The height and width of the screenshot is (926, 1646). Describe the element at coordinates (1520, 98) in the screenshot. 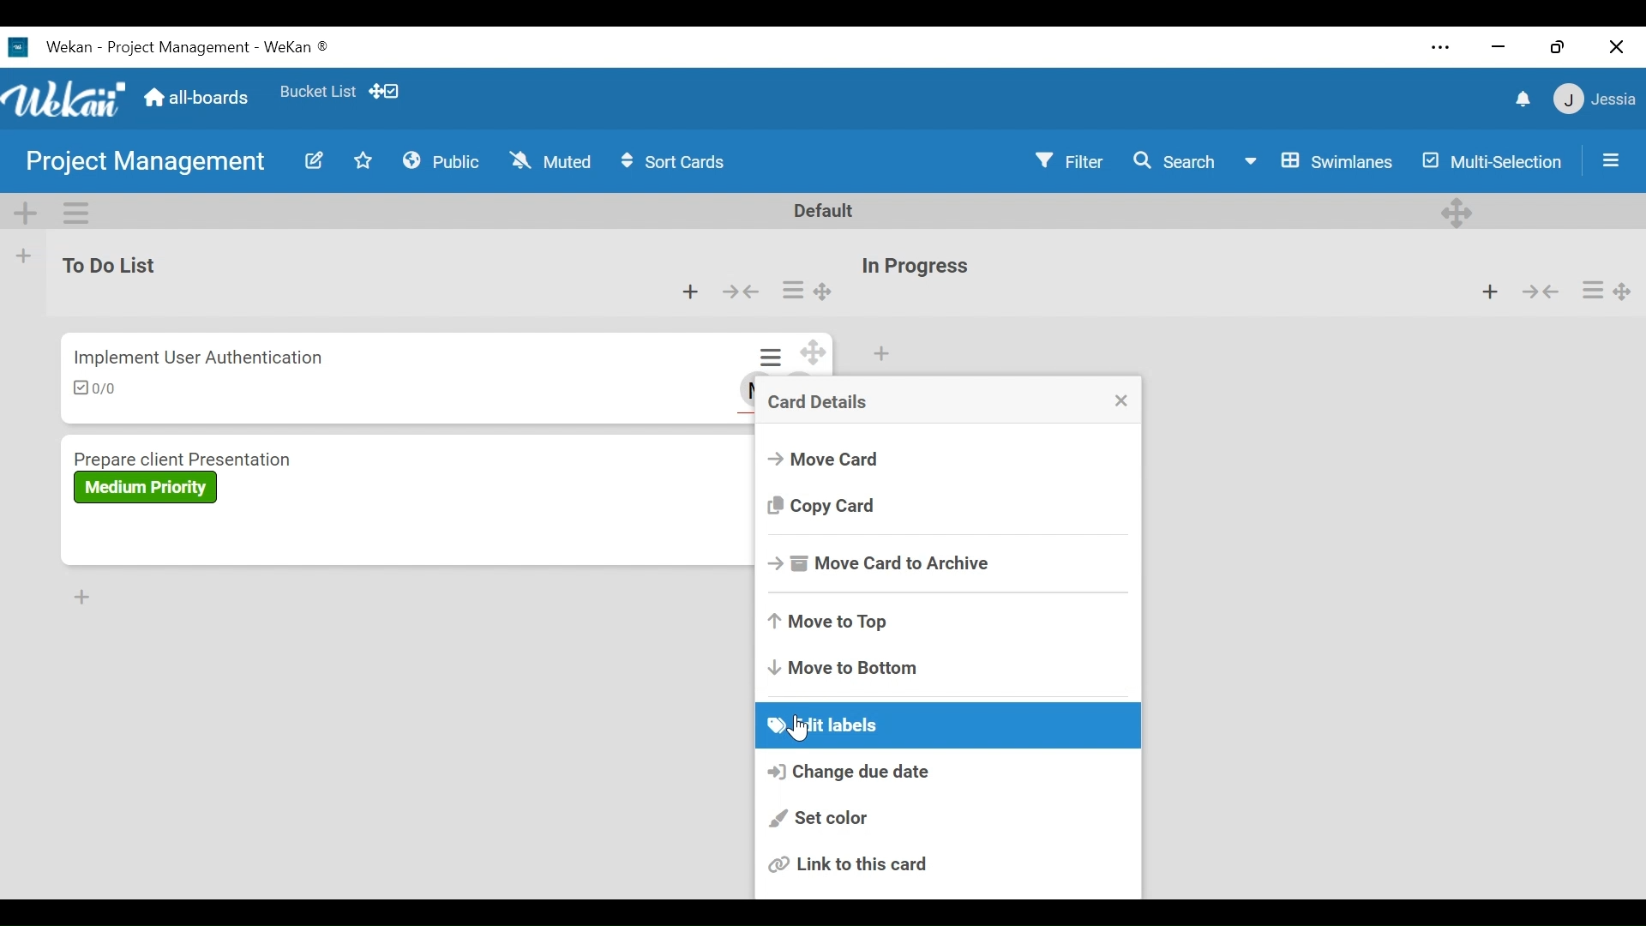

I see `notifications` at that location.